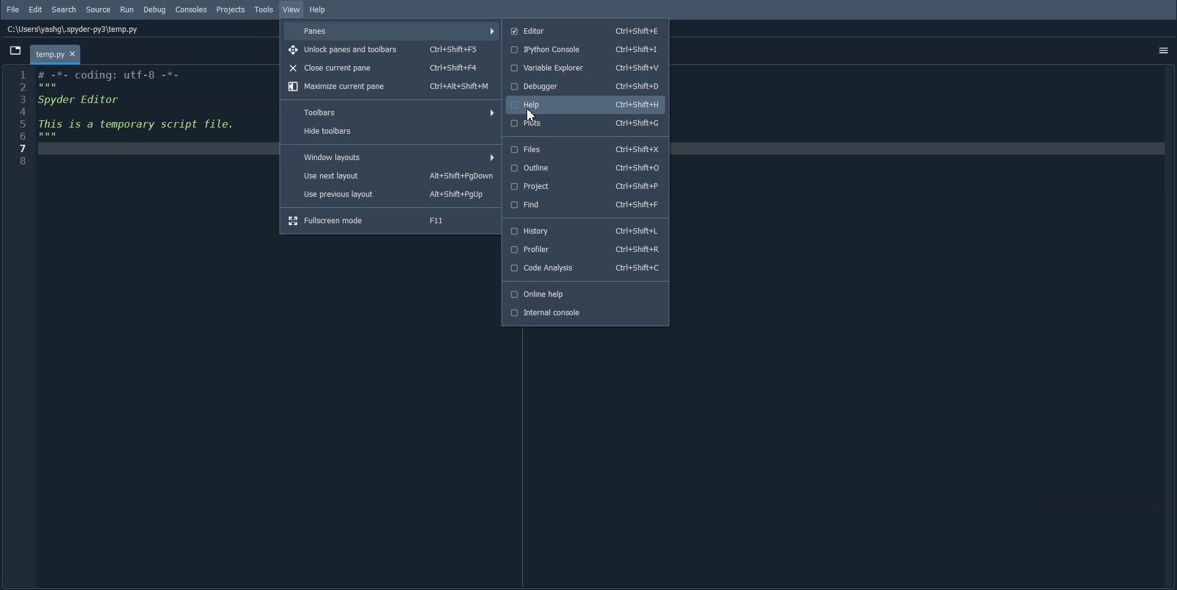 The height and width of the screenshot is (590, 1177). I want to click on Profiler, so click(586, 249).